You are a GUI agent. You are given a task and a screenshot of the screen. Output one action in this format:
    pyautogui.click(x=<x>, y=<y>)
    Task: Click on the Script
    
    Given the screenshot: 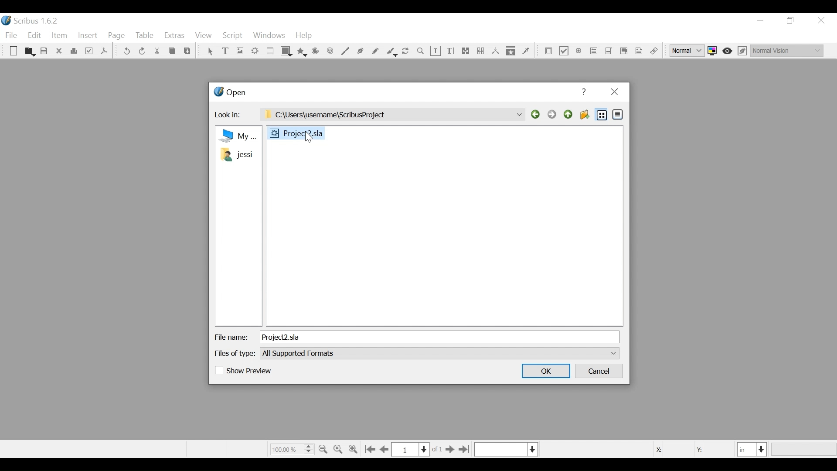 What is the action you would take?
    pyautogui.click(x=233, y=36)
    